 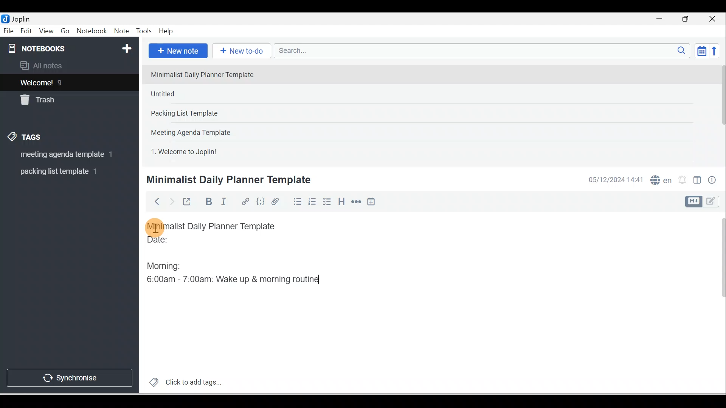 I want to click on Code, so click(x=261, y=202).